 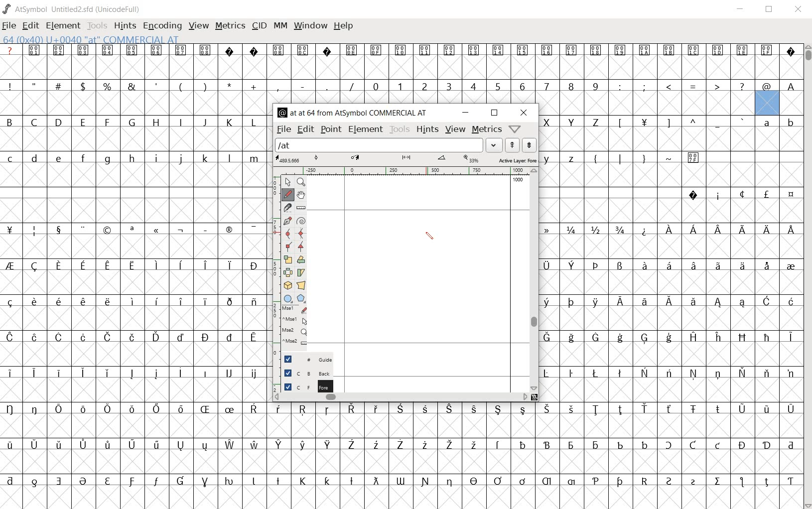 I want to click on help/window, so click(x=517, y=128).